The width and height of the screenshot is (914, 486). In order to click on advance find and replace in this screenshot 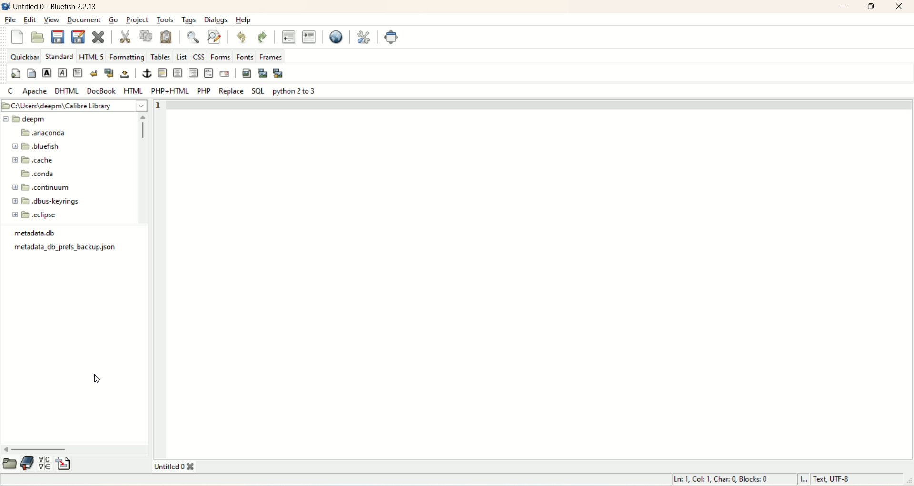, I will do `click(215, 38)`.